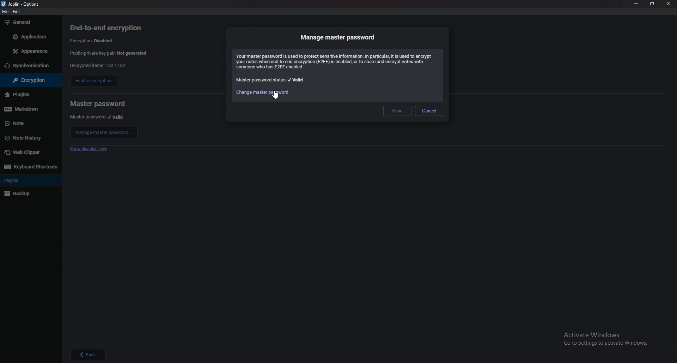  Describe the element at coordinates (262, 92) in the screenshot. I see `change master password` at that location.